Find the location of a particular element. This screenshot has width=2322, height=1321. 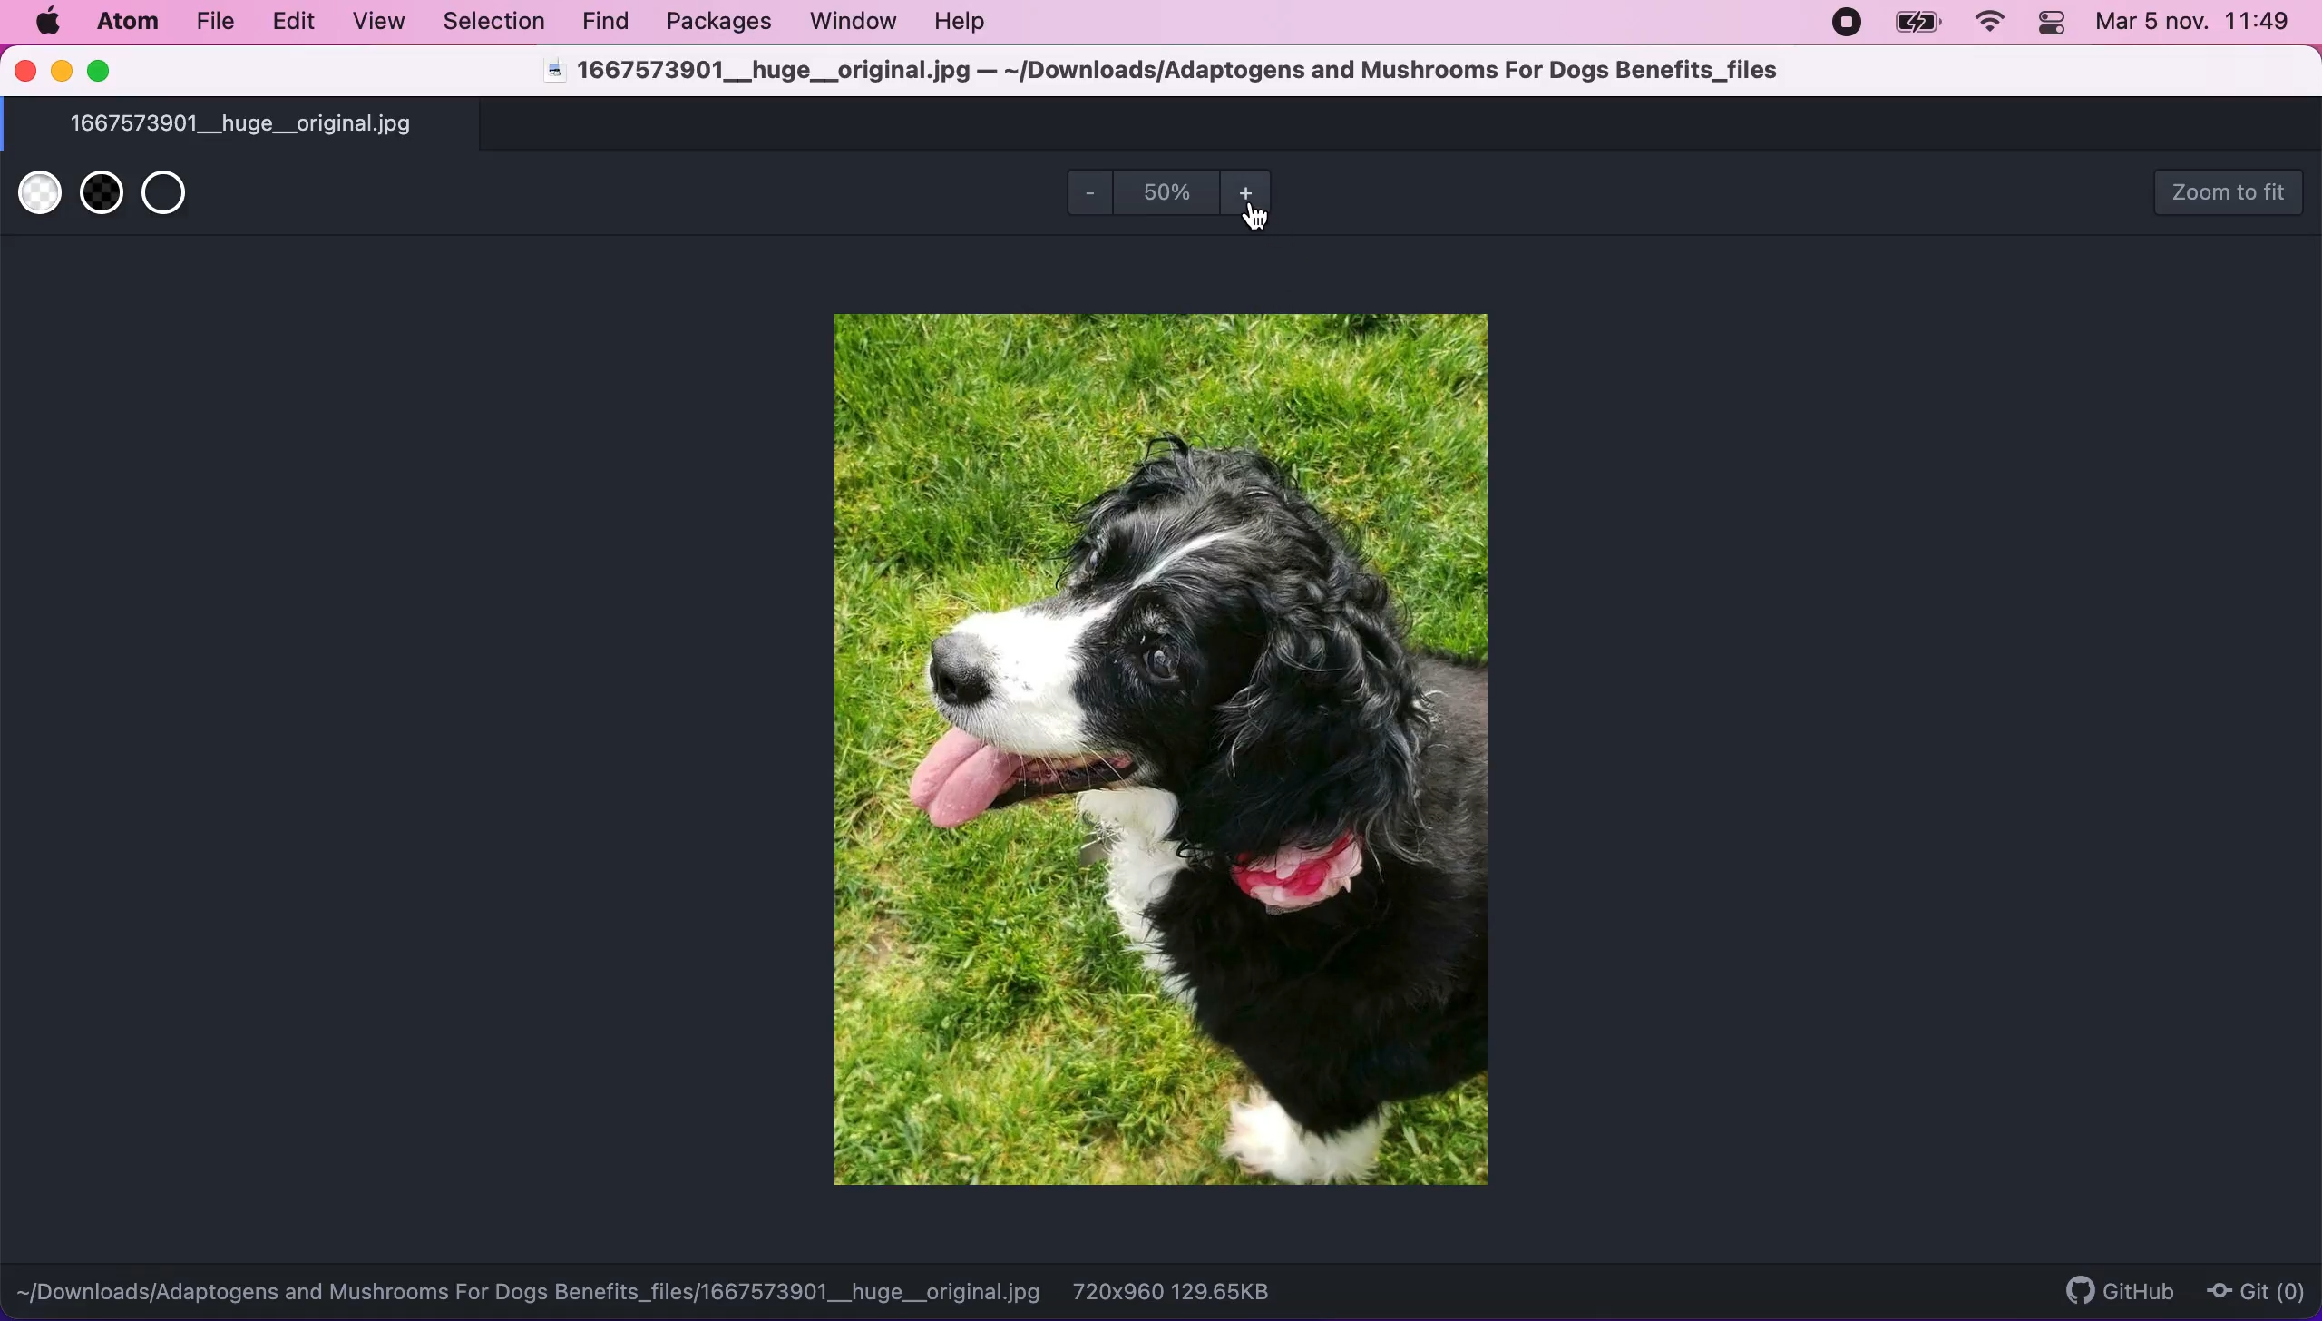

1667573901_huge_original.jpg--/downloads/adaptogens and mushrooms for dog benefits_files is located at coordinates (1166, 74).